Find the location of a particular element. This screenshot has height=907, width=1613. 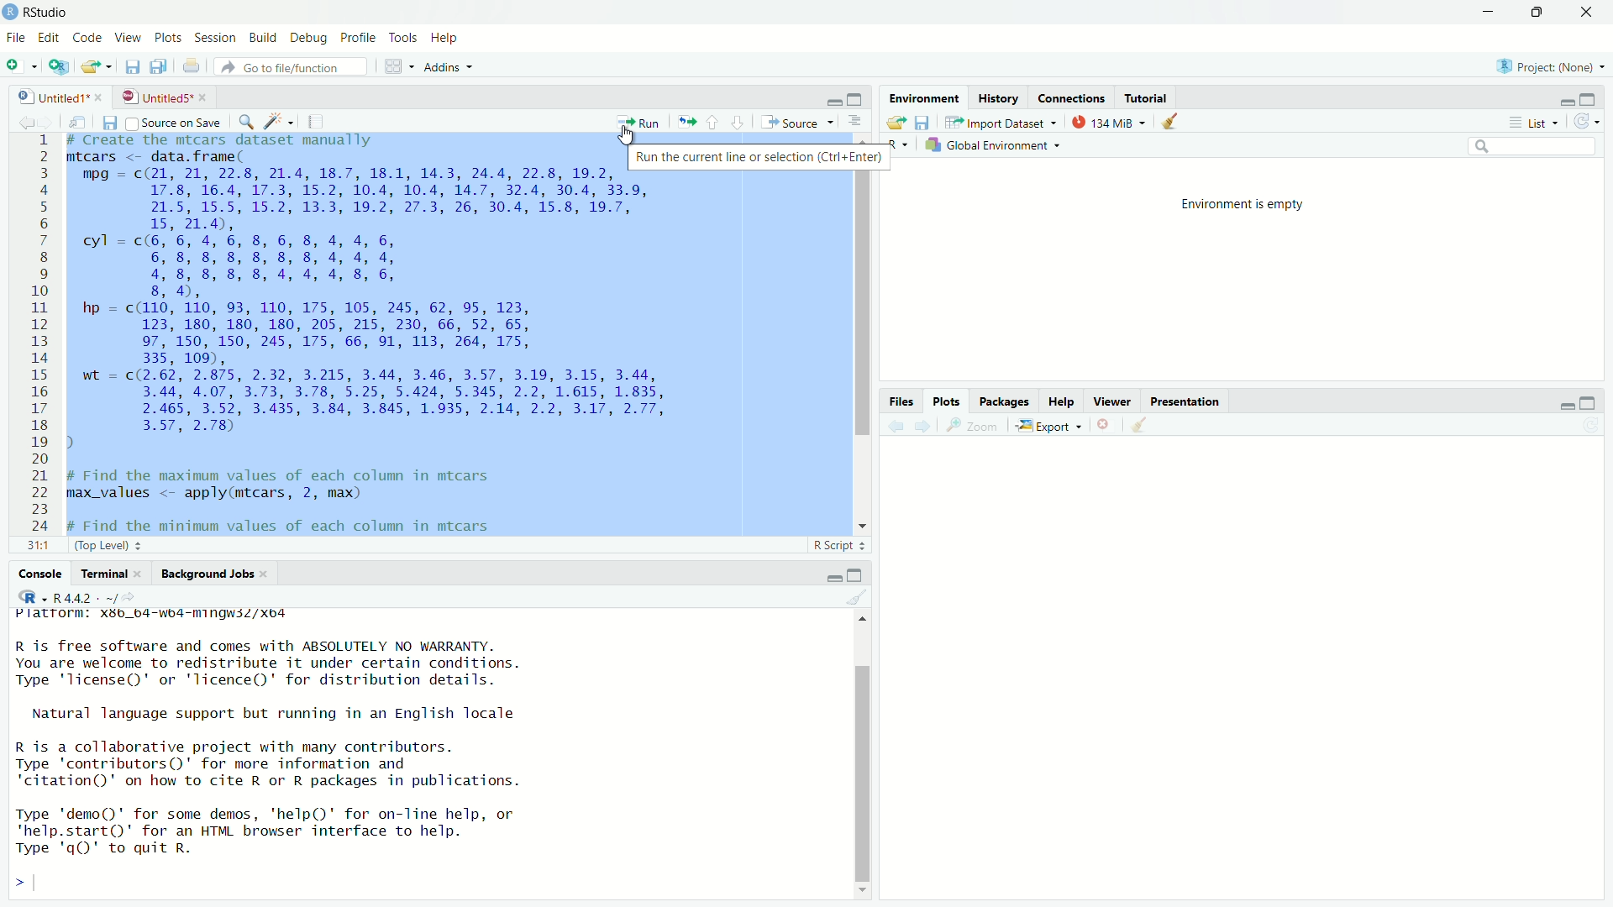

Background Jobs is located at coordinates (206, 574).